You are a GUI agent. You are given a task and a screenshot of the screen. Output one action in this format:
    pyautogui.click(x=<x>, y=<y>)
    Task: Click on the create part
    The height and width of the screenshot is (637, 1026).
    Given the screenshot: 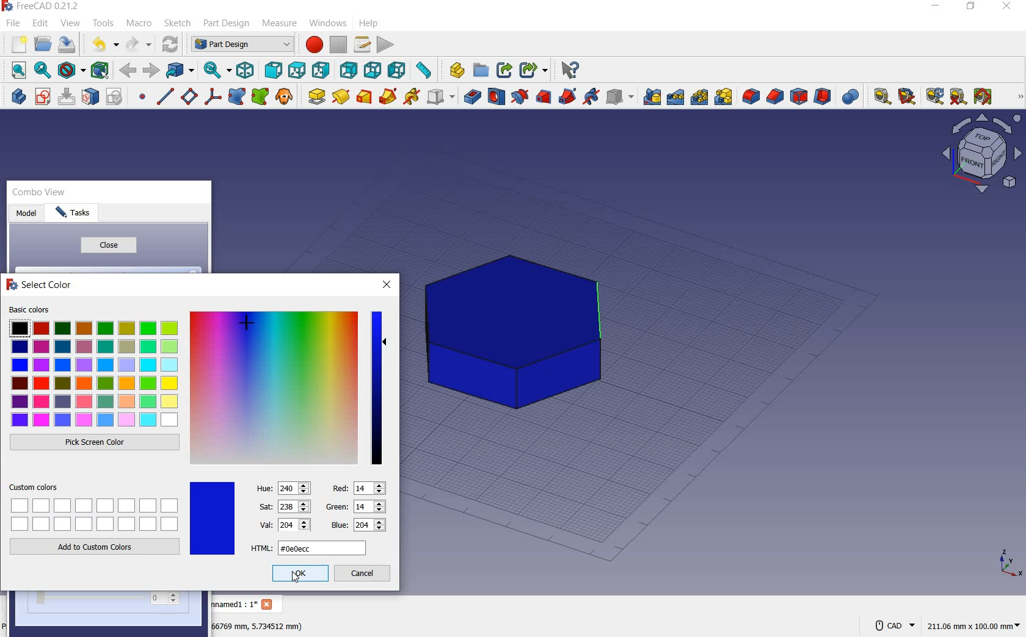 What is the action you would take?
    pyautogui.click(x=454, y=70)
    